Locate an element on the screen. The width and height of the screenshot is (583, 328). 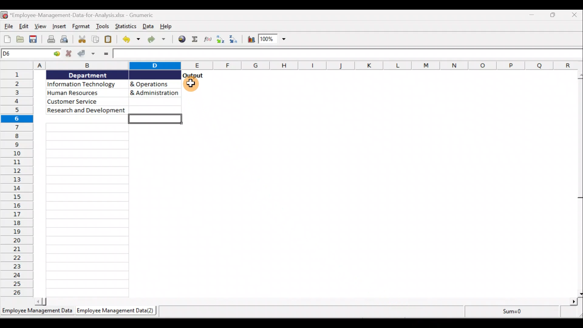
File is located at coordinates (7, 26).